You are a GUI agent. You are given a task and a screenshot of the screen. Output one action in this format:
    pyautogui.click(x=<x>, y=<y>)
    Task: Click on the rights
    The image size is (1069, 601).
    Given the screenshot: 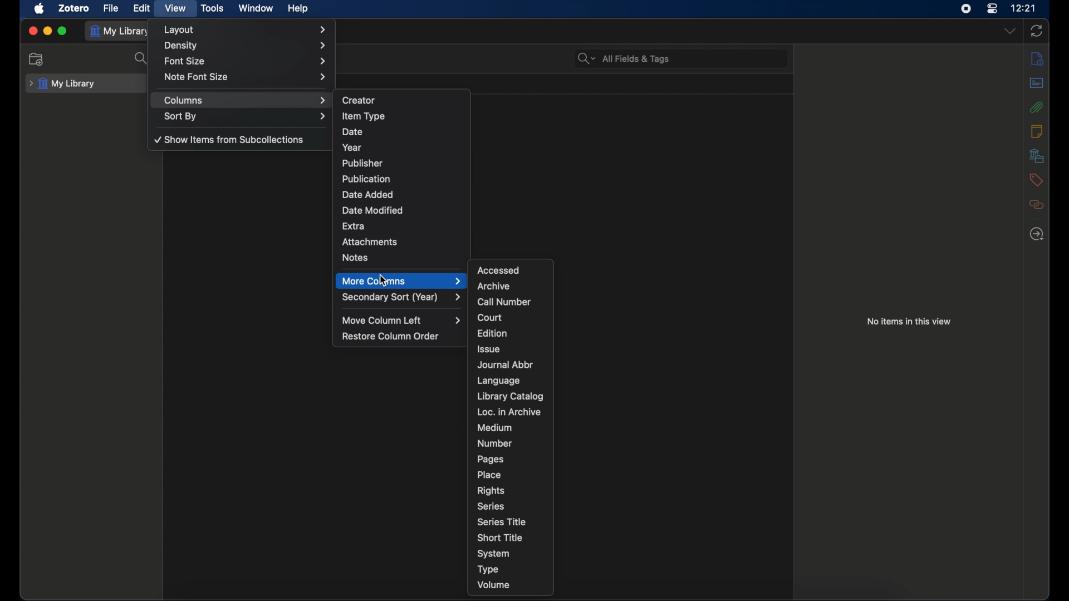 What is the action you would take?
    pyautogui.click(x=491, y=491)
    